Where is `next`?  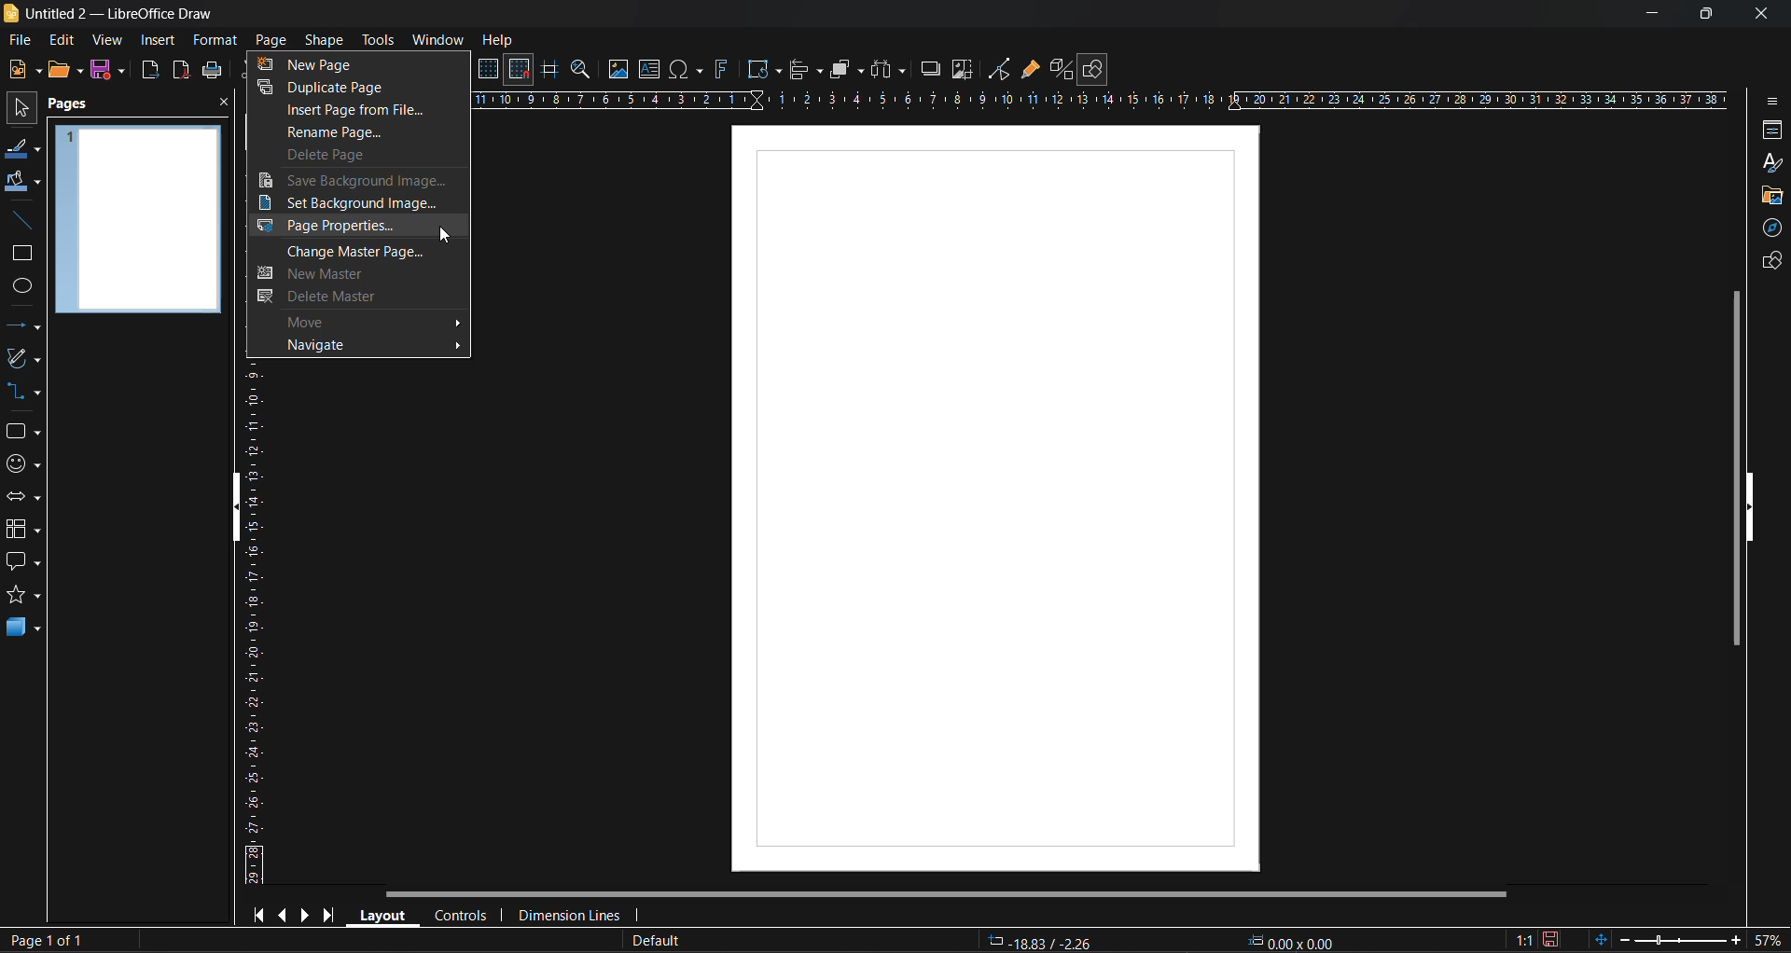
next is located at coordinates (308, 915).